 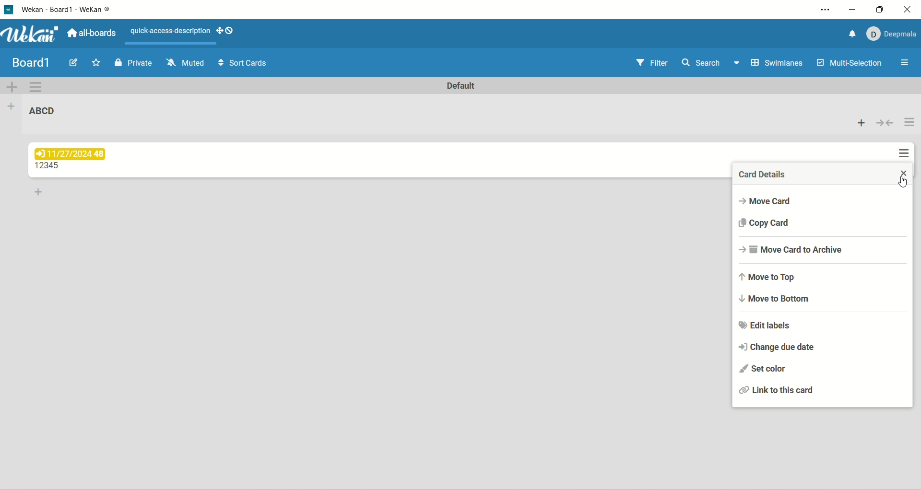 What do you see at coordinates (34, 35) in the screenshot?
I see `wekan` at bounding box center [34, 35].